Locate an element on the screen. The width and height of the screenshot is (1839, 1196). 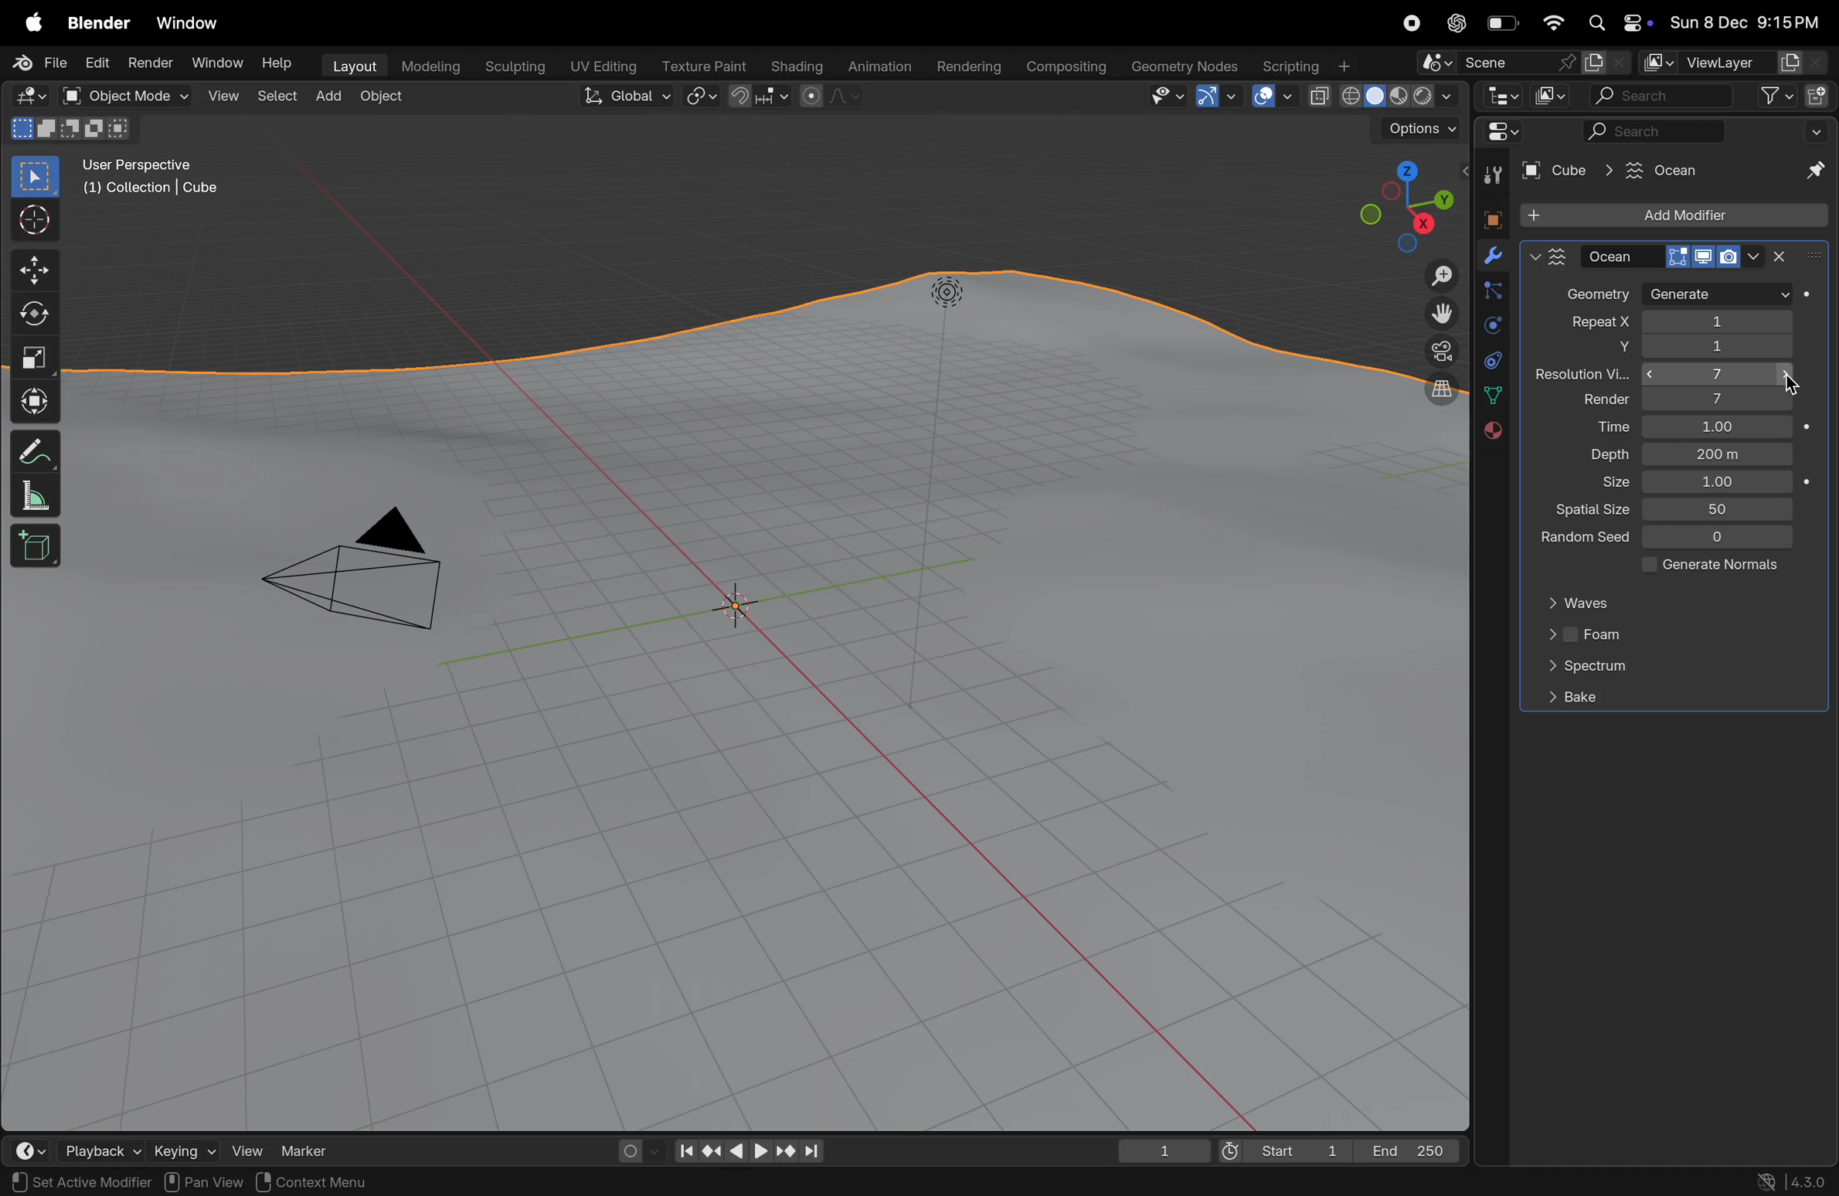
use erception is located at coordinates (146, 166).